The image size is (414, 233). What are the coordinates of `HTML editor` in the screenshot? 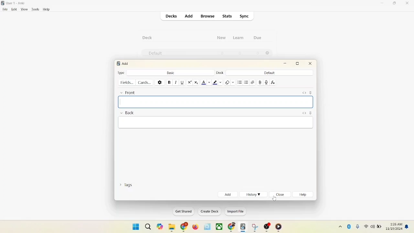 It's located at (303, 113).